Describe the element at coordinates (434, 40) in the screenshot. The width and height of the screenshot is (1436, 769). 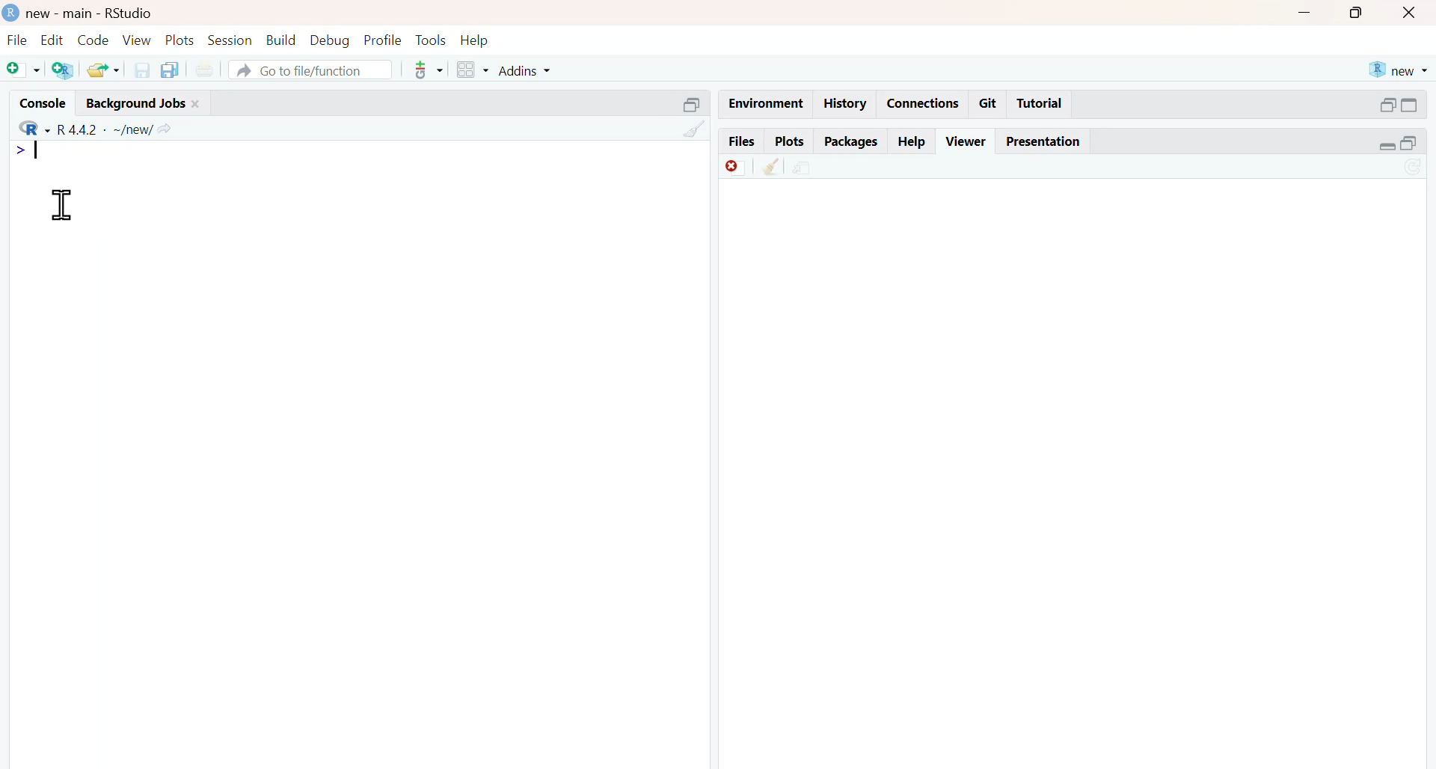
I see `tools` at that location.